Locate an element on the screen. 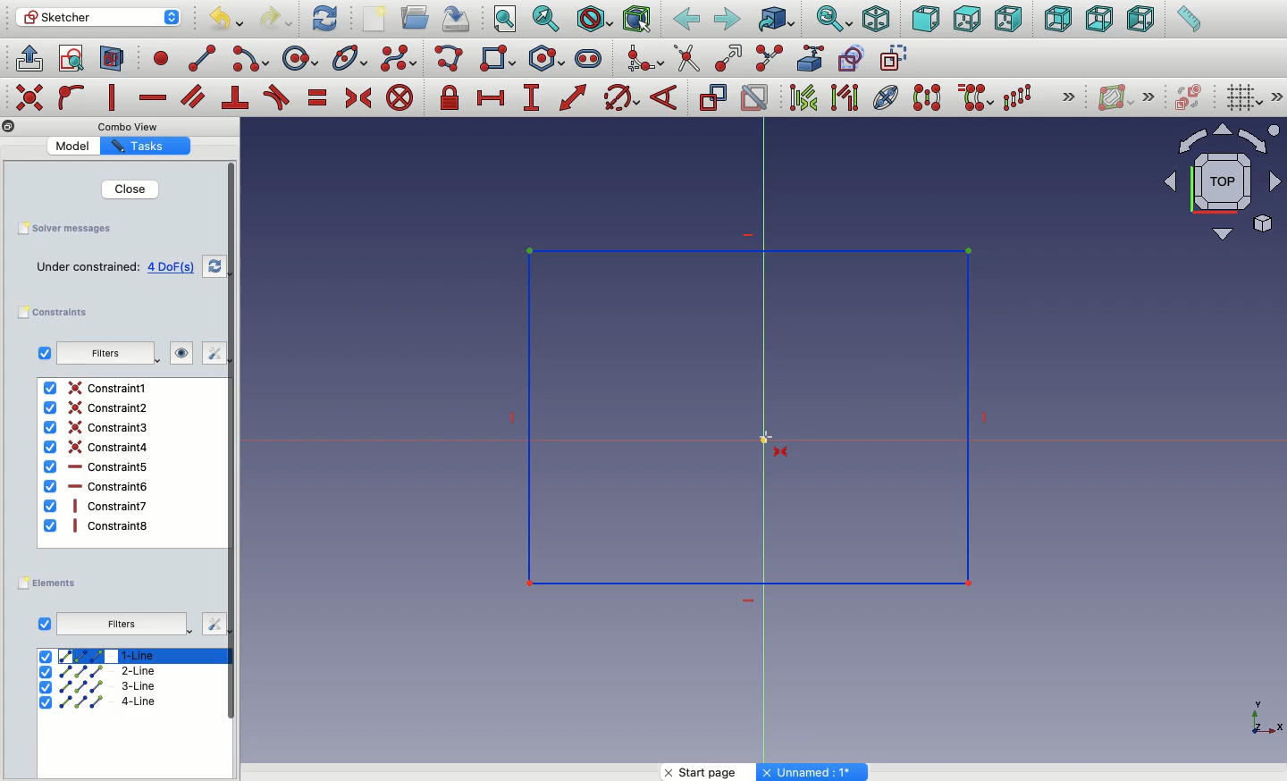 This screenshot has height=781, width=1287. Rectangular array is located at coordinates (1019, 97).